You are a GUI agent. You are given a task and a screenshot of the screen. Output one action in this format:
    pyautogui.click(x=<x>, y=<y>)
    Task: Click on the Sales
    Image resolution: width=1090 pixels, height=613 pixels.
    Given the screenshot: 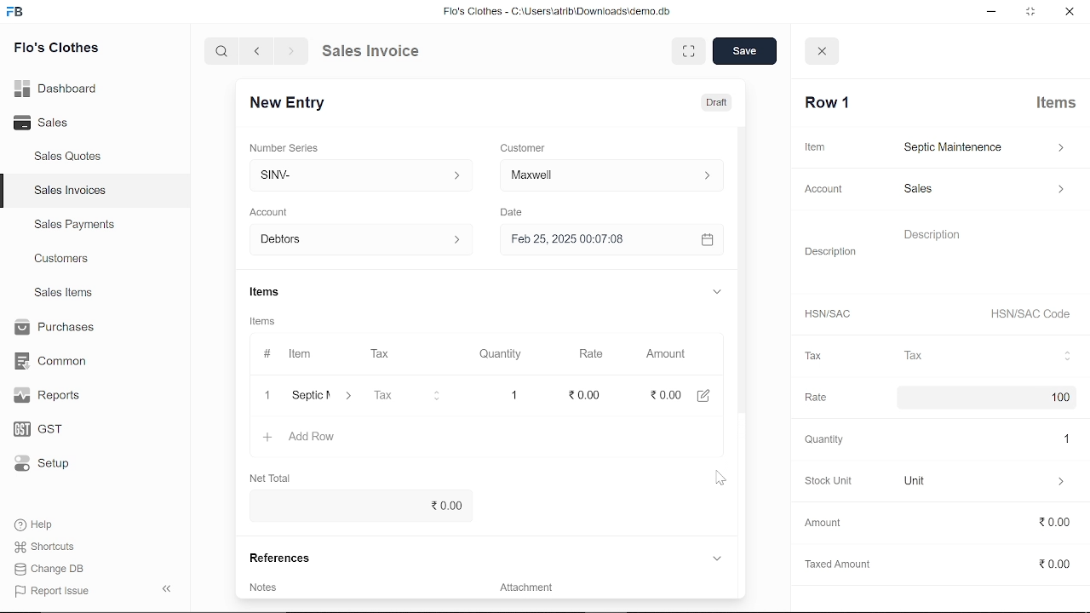 What is the action you would take?
    pyautogui.click(x=49, y=121)
    